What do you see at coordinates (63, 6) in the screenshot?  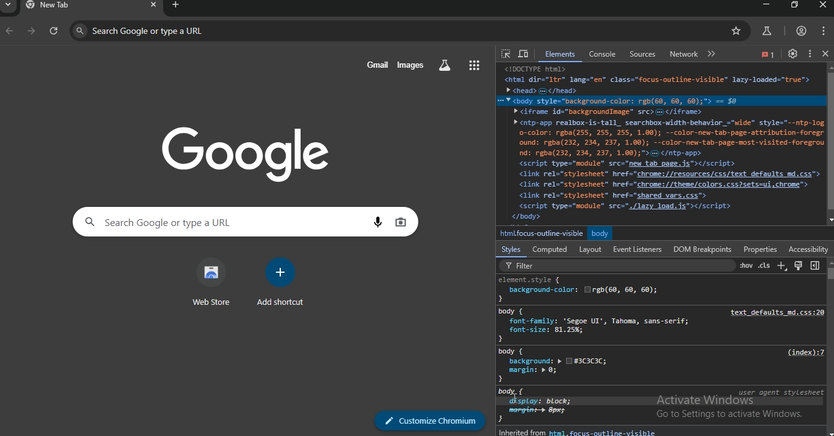 I see `new tab` at bounding box center [63, 6].